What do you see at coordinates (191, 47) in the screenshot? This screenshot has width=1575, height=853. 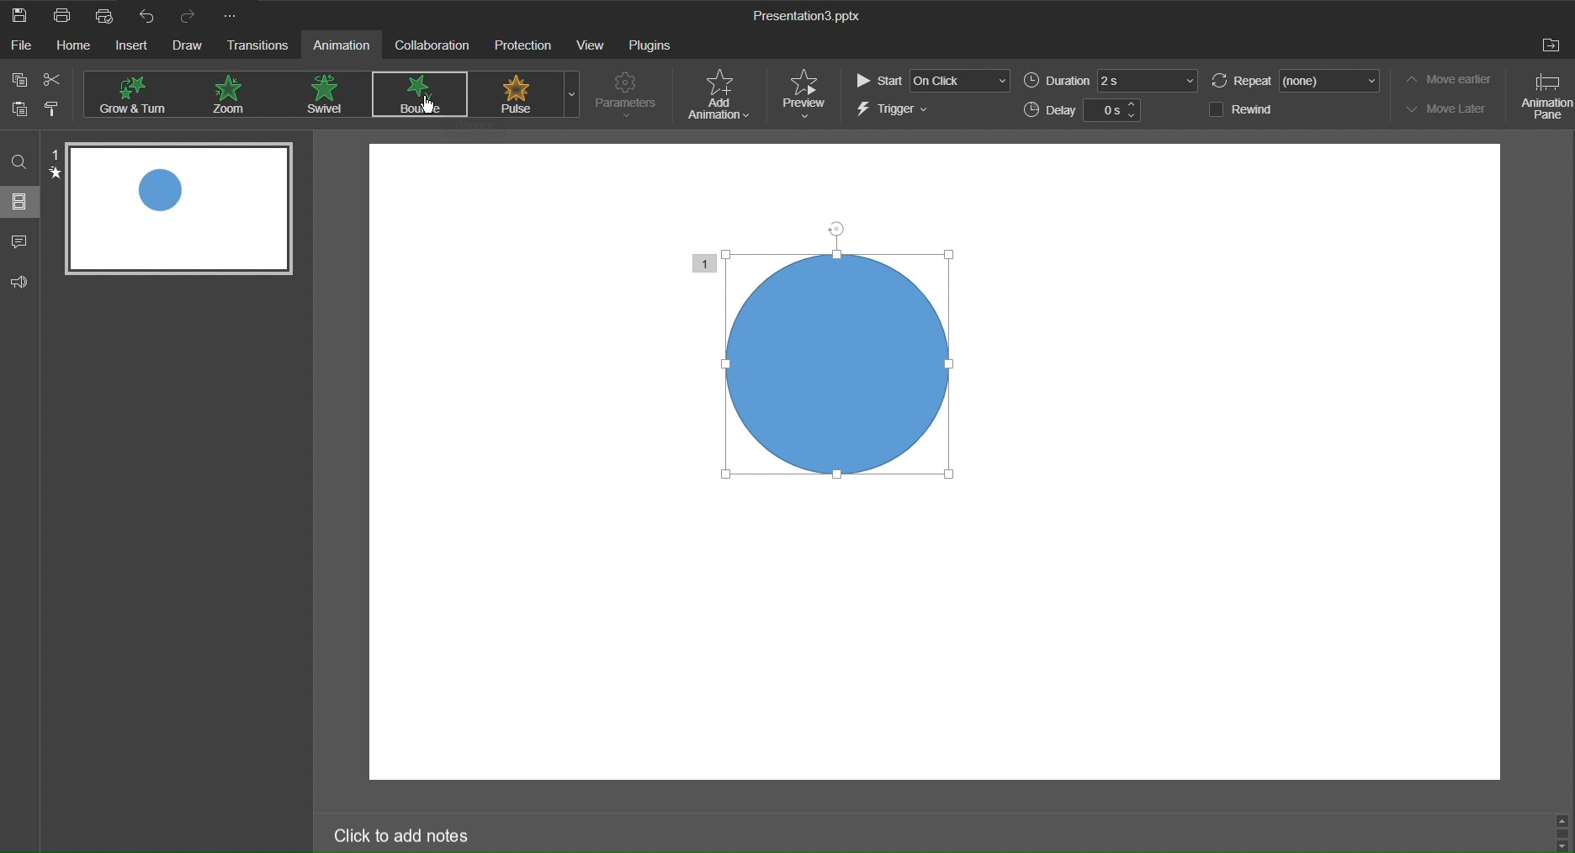 I see `Draw` at bounding box center [191, 47].